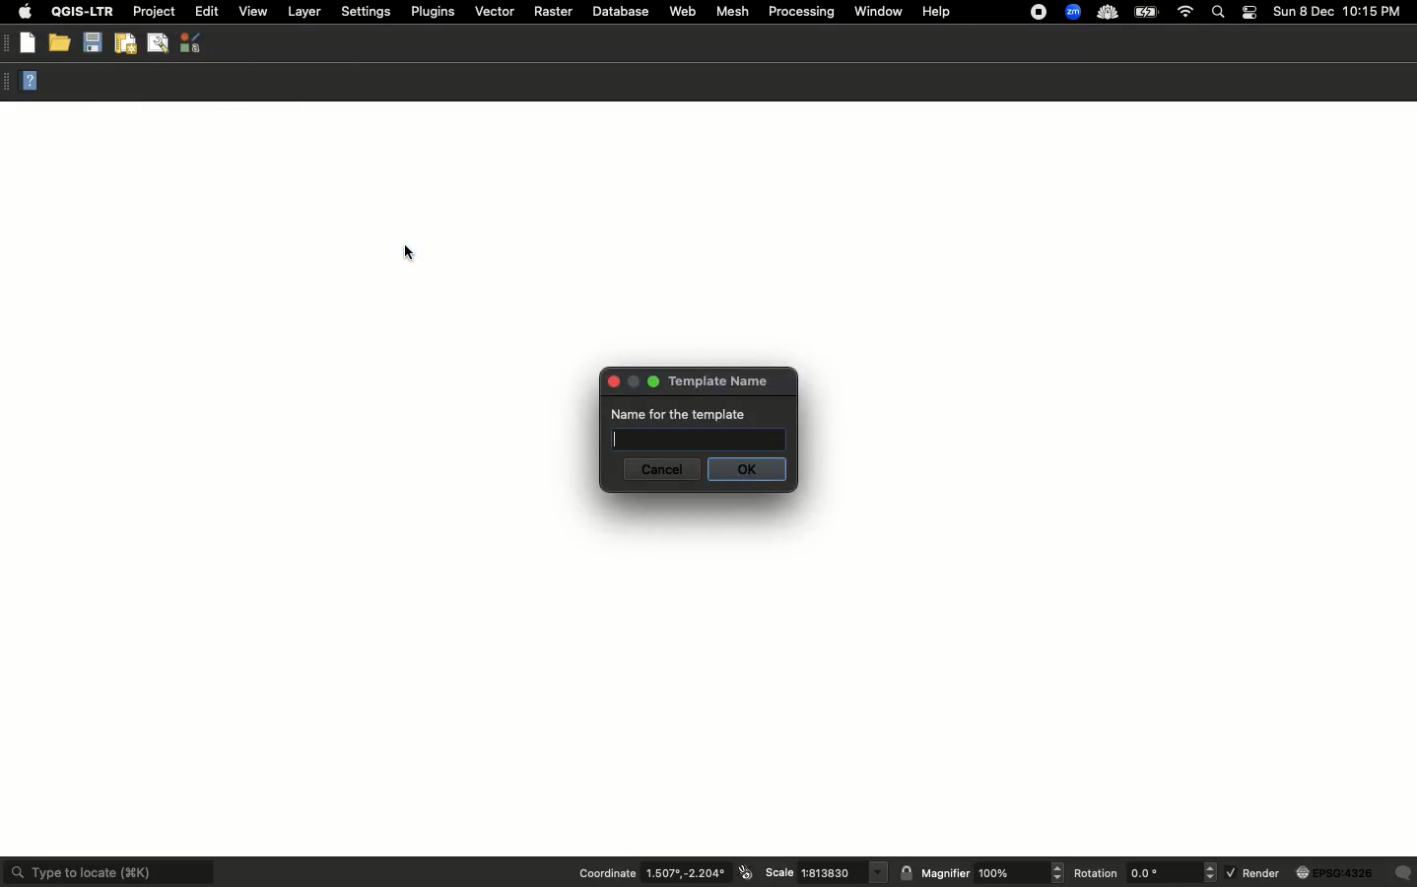  I want to click on Edit, so click(204, 12).